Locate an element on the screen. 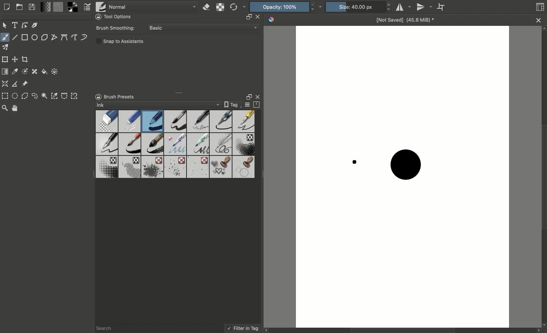 The image size is (547, 333). Bézier curve is located at coordinates (65, 38).